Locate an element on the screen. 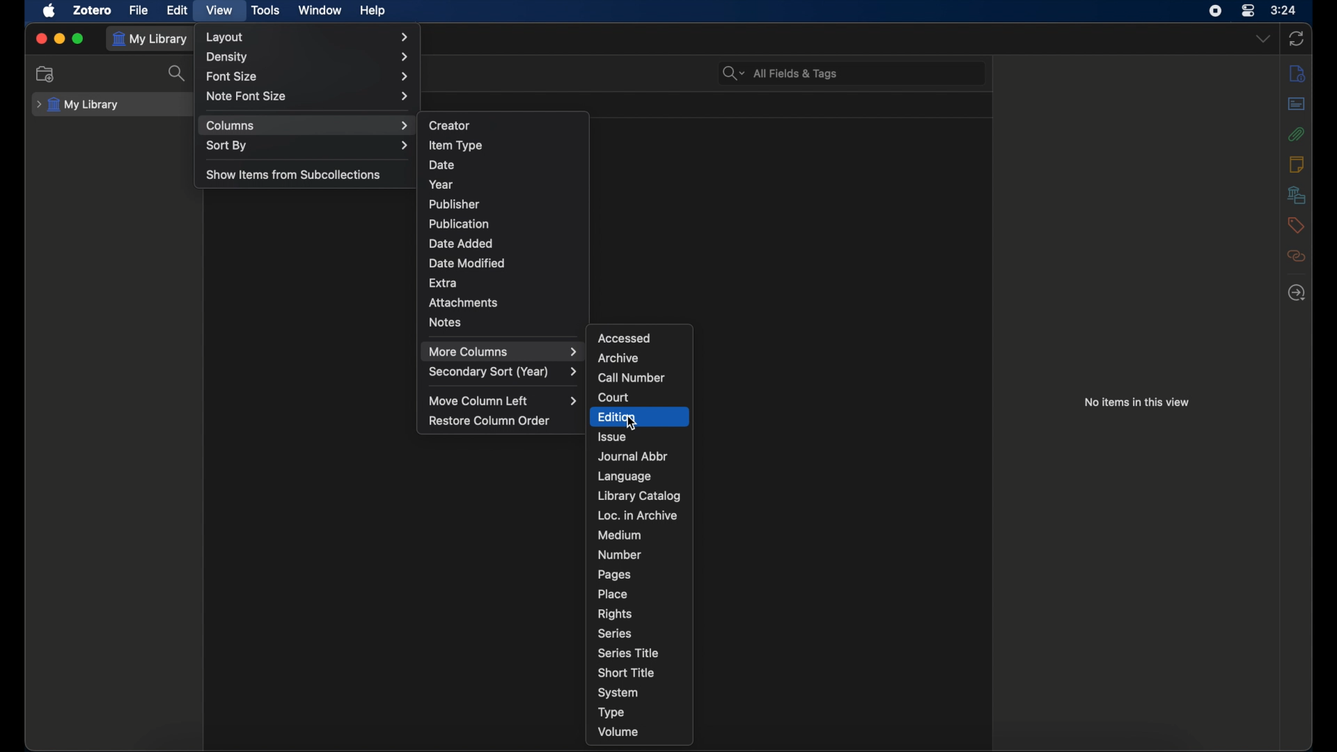 Image resolution: width=1337 pixels, height=752 pixels. window is located at coordinates (320, 9).